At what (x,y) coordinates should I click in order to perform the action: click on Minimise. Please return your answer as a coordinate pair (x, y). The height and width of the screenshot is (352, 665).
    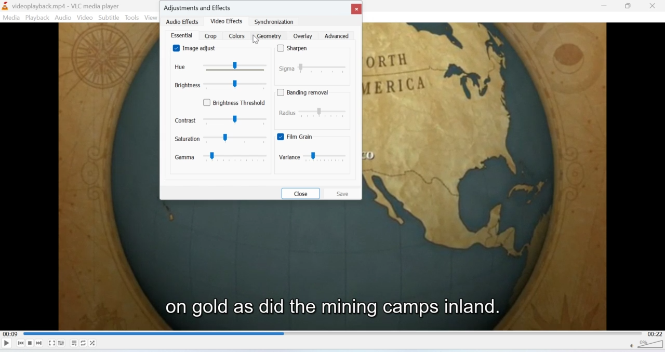
    Looking at the image, I should click on (606, 5).